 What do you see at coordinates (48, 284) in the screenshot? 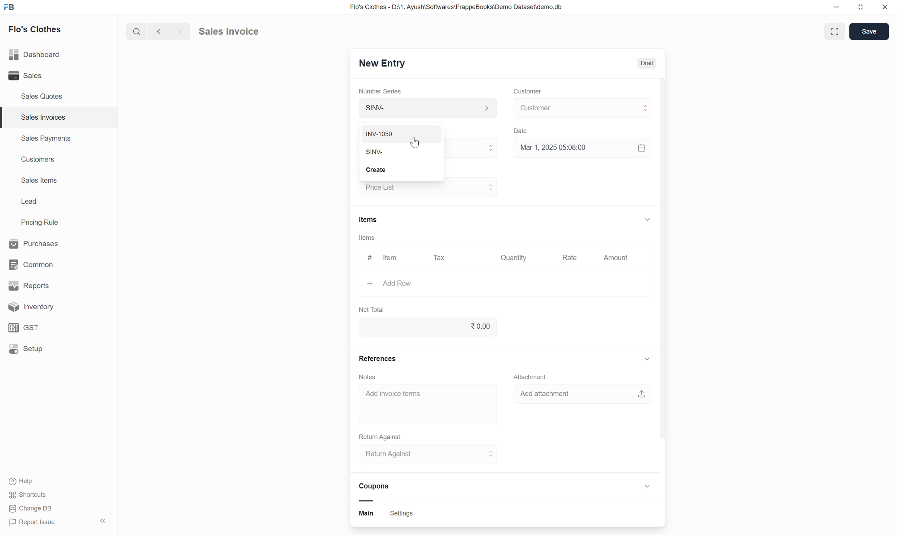
I see `Reports ` at bounding box center [48, 284].